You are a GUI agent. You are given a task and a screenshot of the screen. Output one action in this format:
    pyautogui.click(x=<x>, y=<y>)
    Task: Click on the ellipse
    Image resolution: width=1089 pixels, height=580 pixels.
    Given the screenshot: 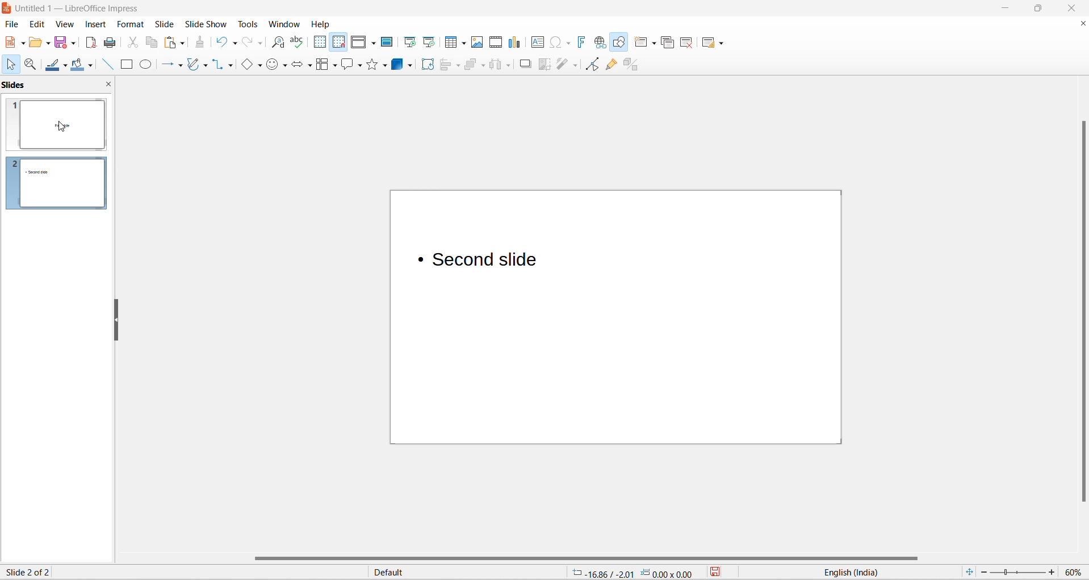 What is the action you would take?
    pyautogui.click(x=146, y=65)
    